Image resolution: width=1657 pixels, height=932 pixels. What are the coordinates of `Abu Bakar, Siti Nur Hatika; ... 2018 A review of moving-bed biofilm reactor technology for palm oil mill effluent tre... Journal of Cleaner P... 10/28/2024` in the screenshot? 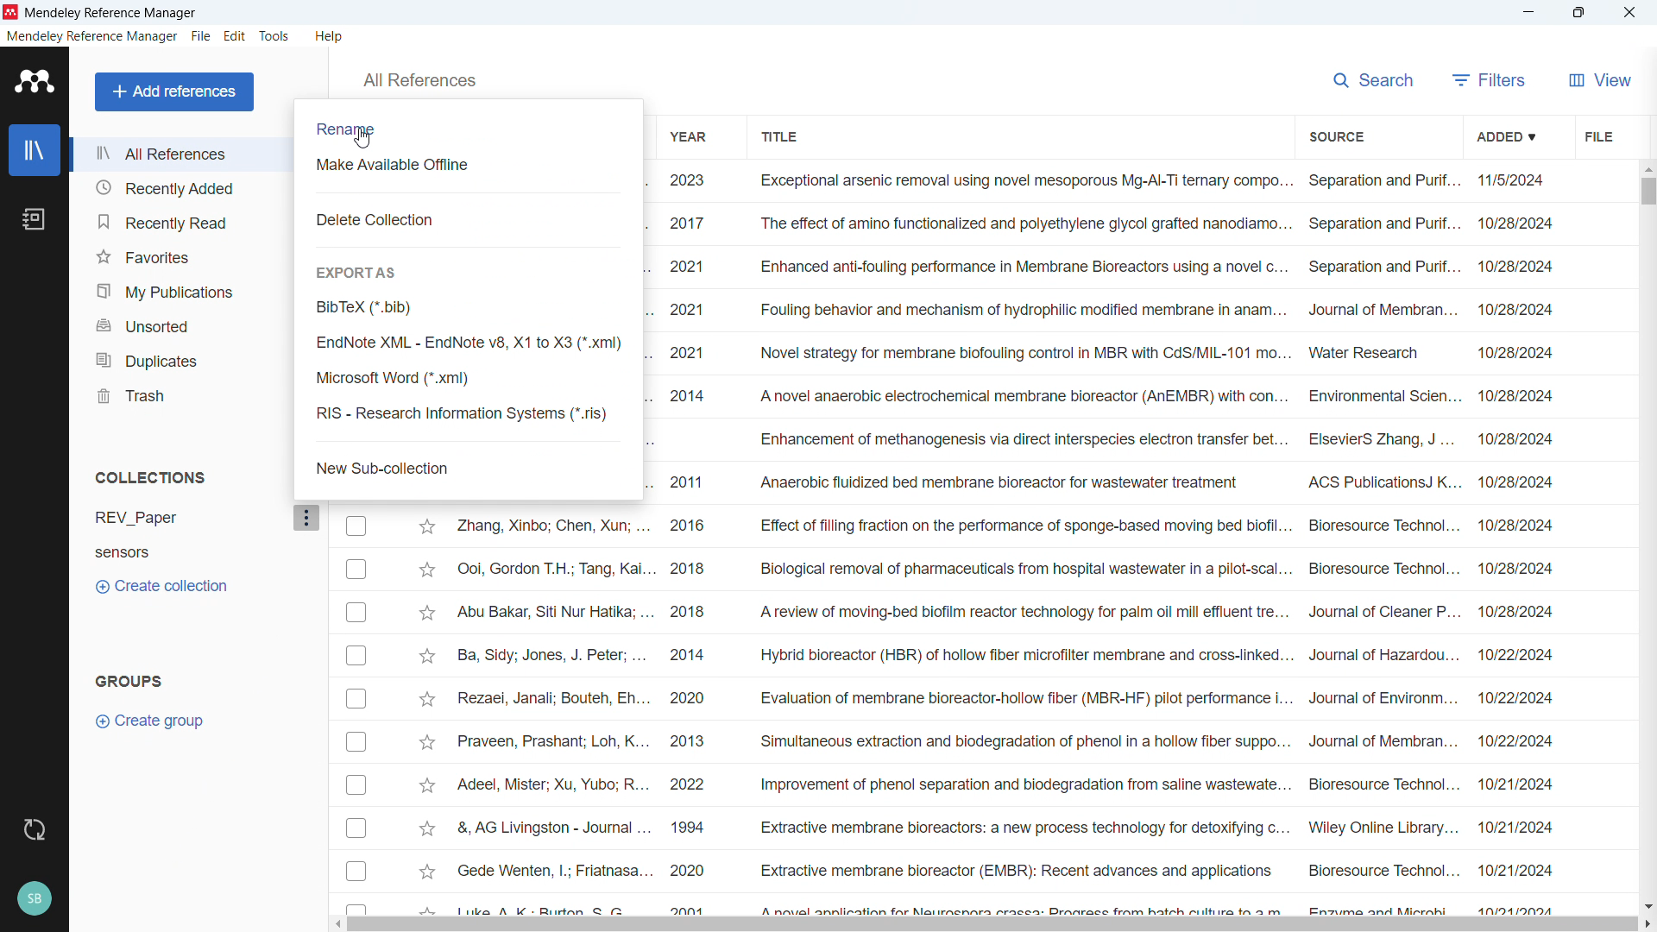 It's located at (1005, 611).